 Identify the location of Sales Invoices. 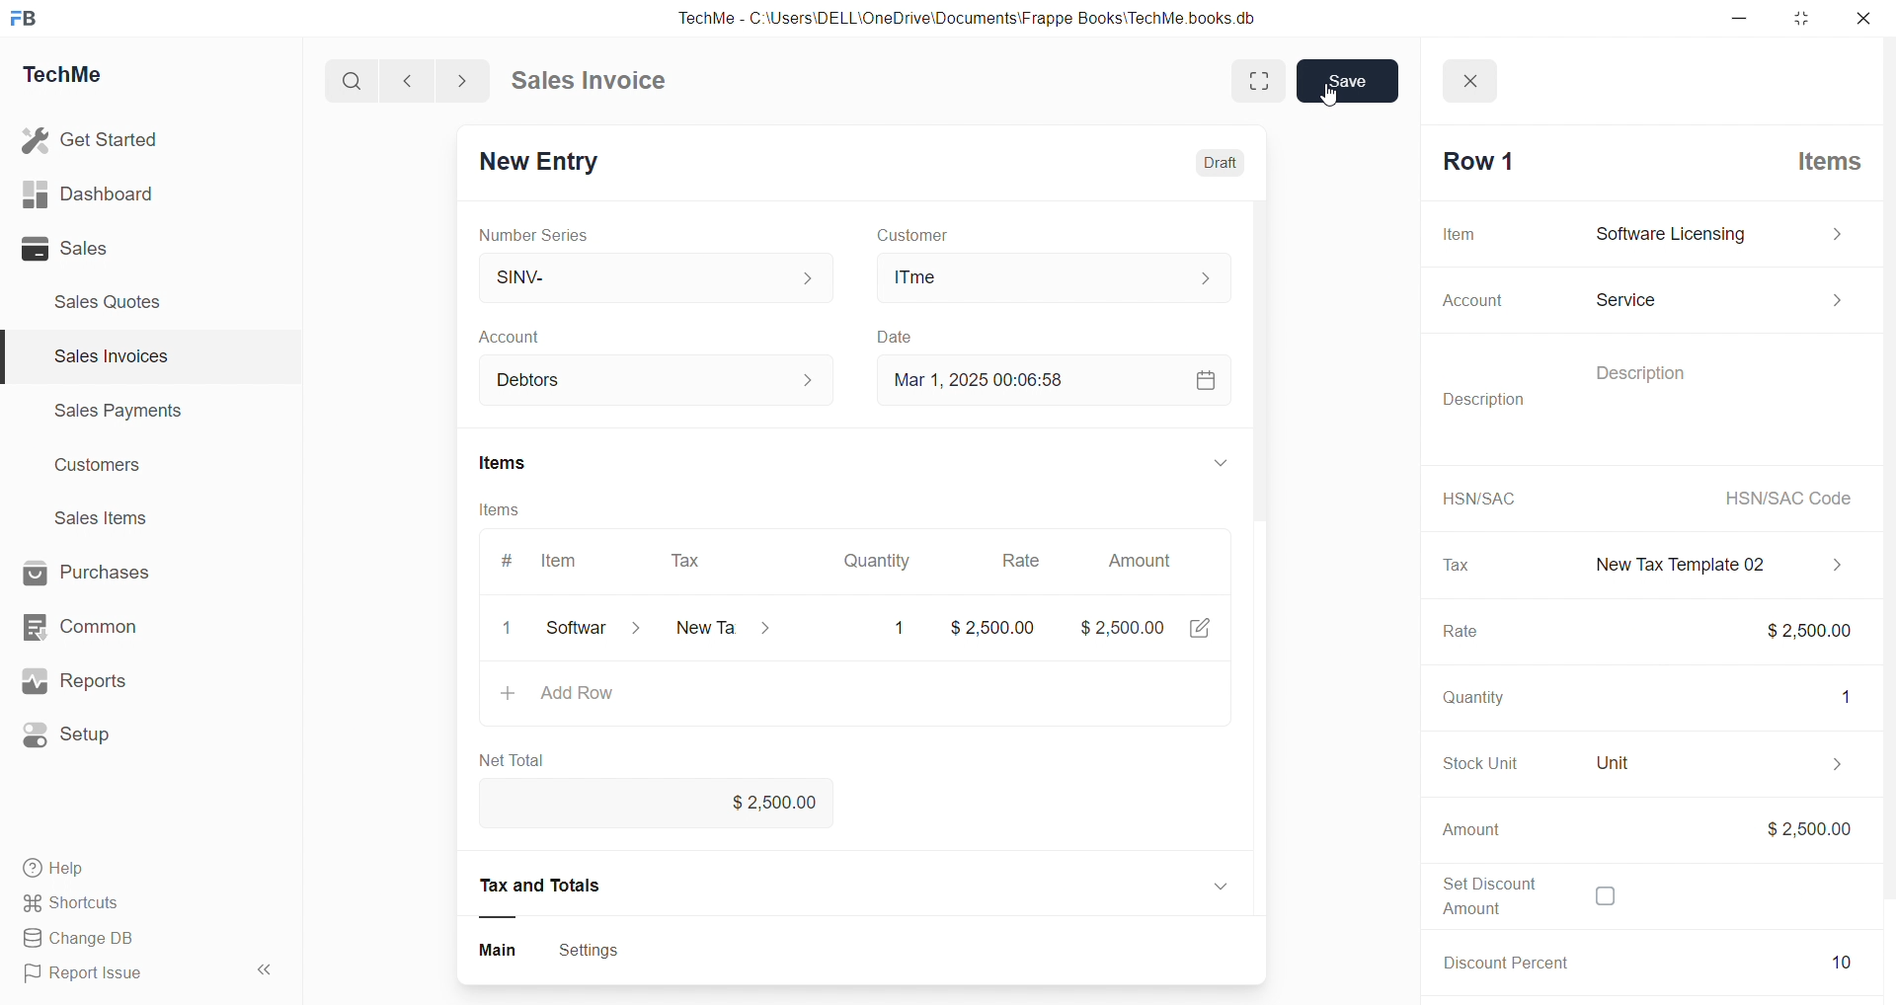
(103, 359).